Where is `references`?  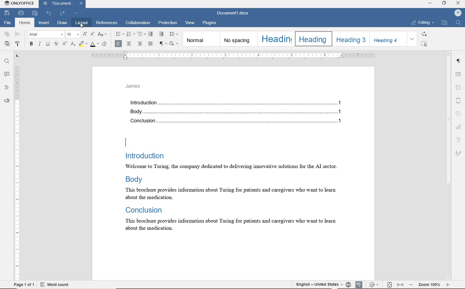
references is located at coordinates (107, 23).